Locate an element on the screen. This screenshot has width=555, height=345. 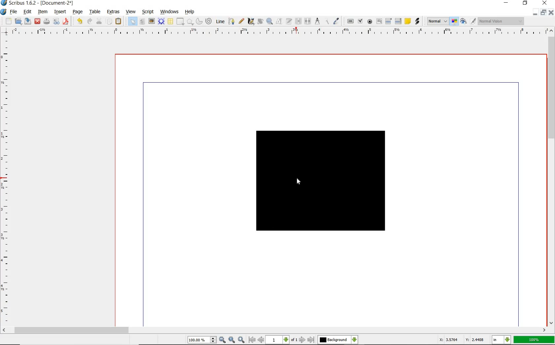
toggle management system is located at coordinates (454, 22).